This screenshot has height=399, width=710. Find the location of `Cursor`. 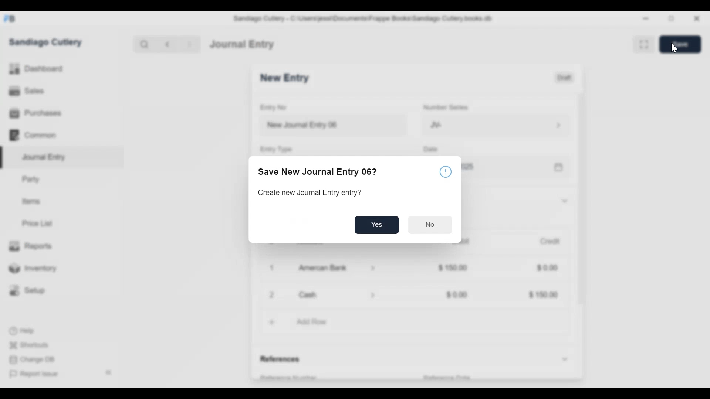

Cursor is located at coordinates (675, 49).